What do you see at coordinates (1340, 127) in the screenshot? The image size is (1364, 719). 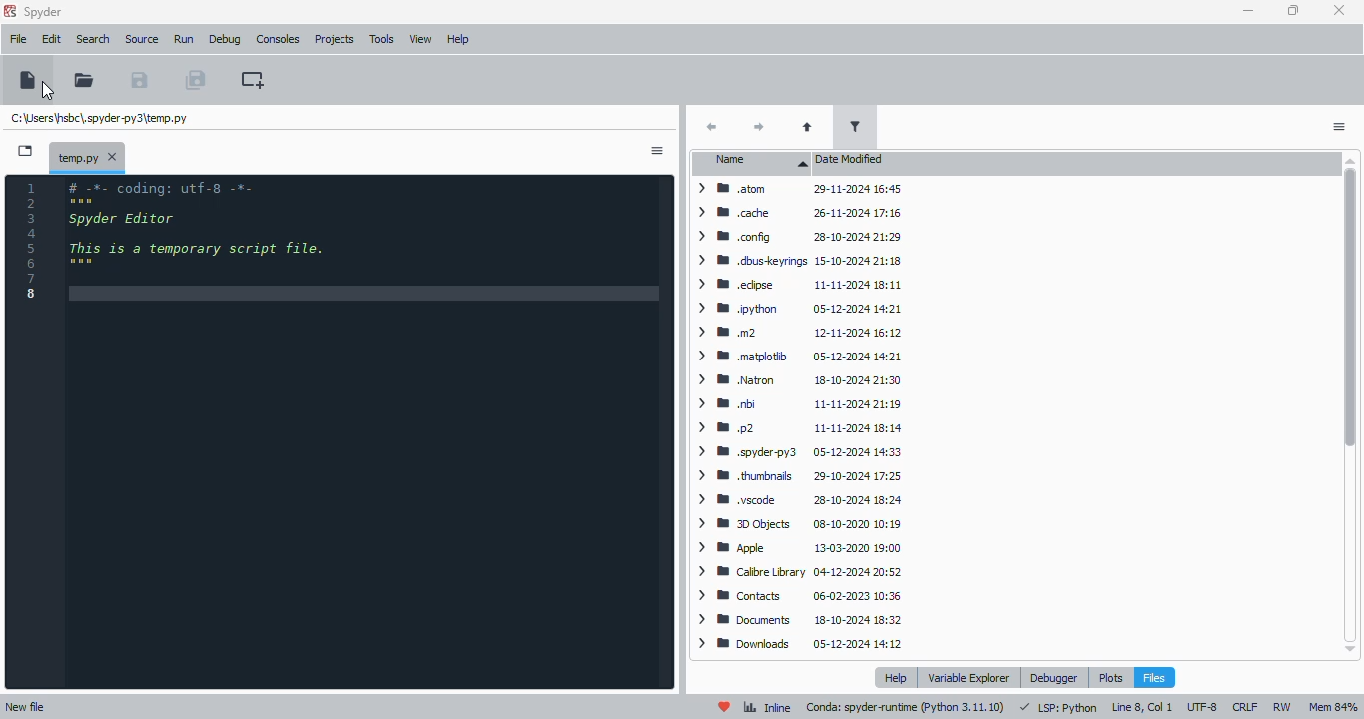 I see `options` at bounding box center [1340, 127].